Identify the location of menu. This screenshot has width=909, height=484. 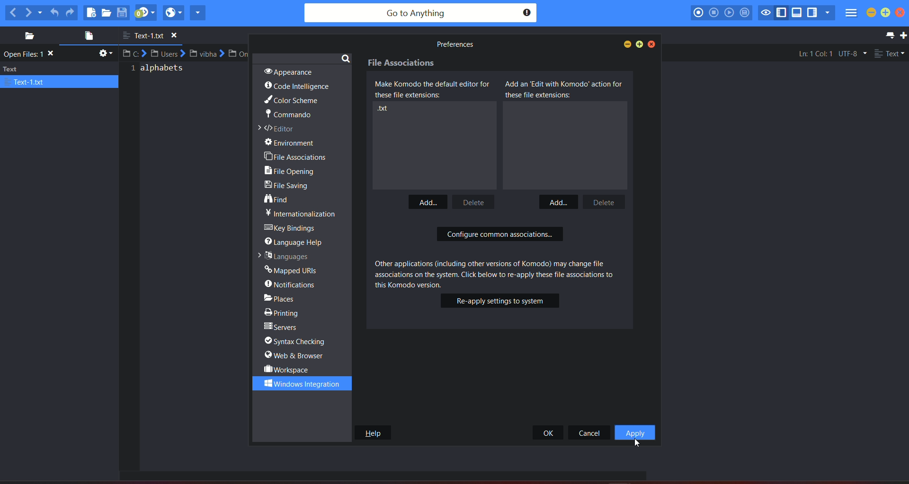
(850, 14).